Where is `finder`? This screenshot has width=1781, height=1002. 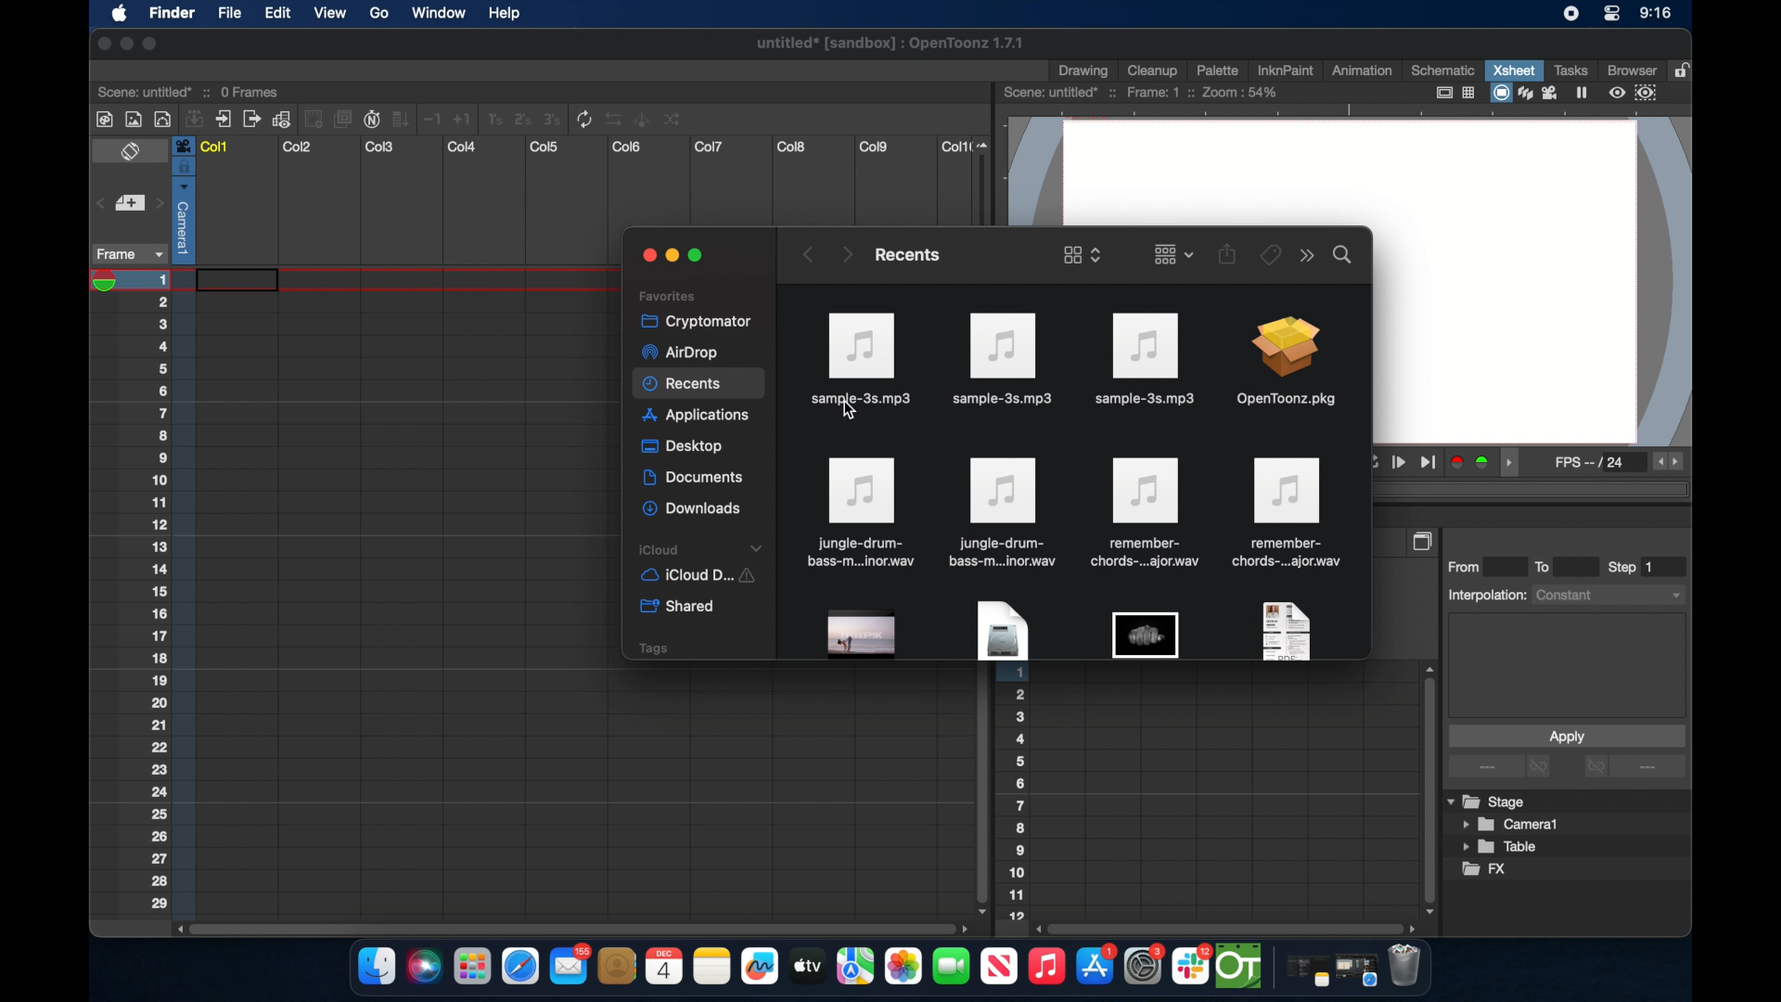
finder is located at coordinates (377, 967).